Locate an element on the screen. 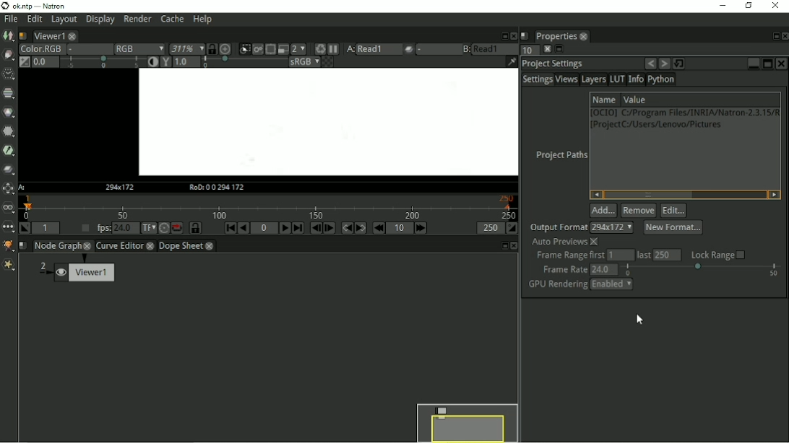 This screenshot has width=789, height=443. Edit is located at coordinates (34, 19).